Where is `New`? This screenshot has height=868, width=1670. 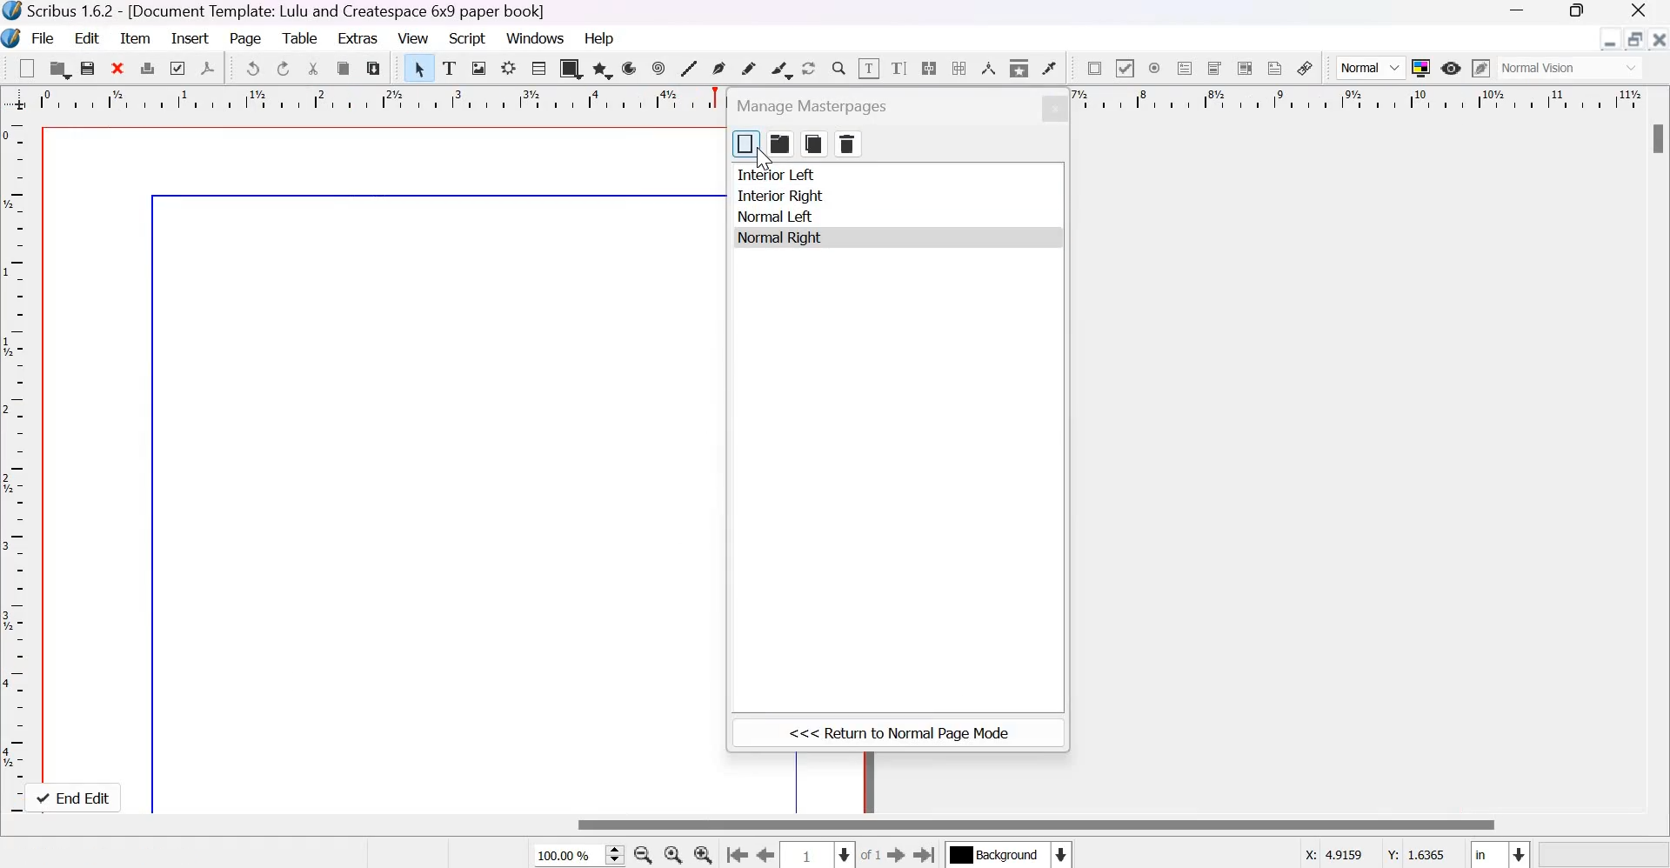
New is located at coordinates (27, 67).